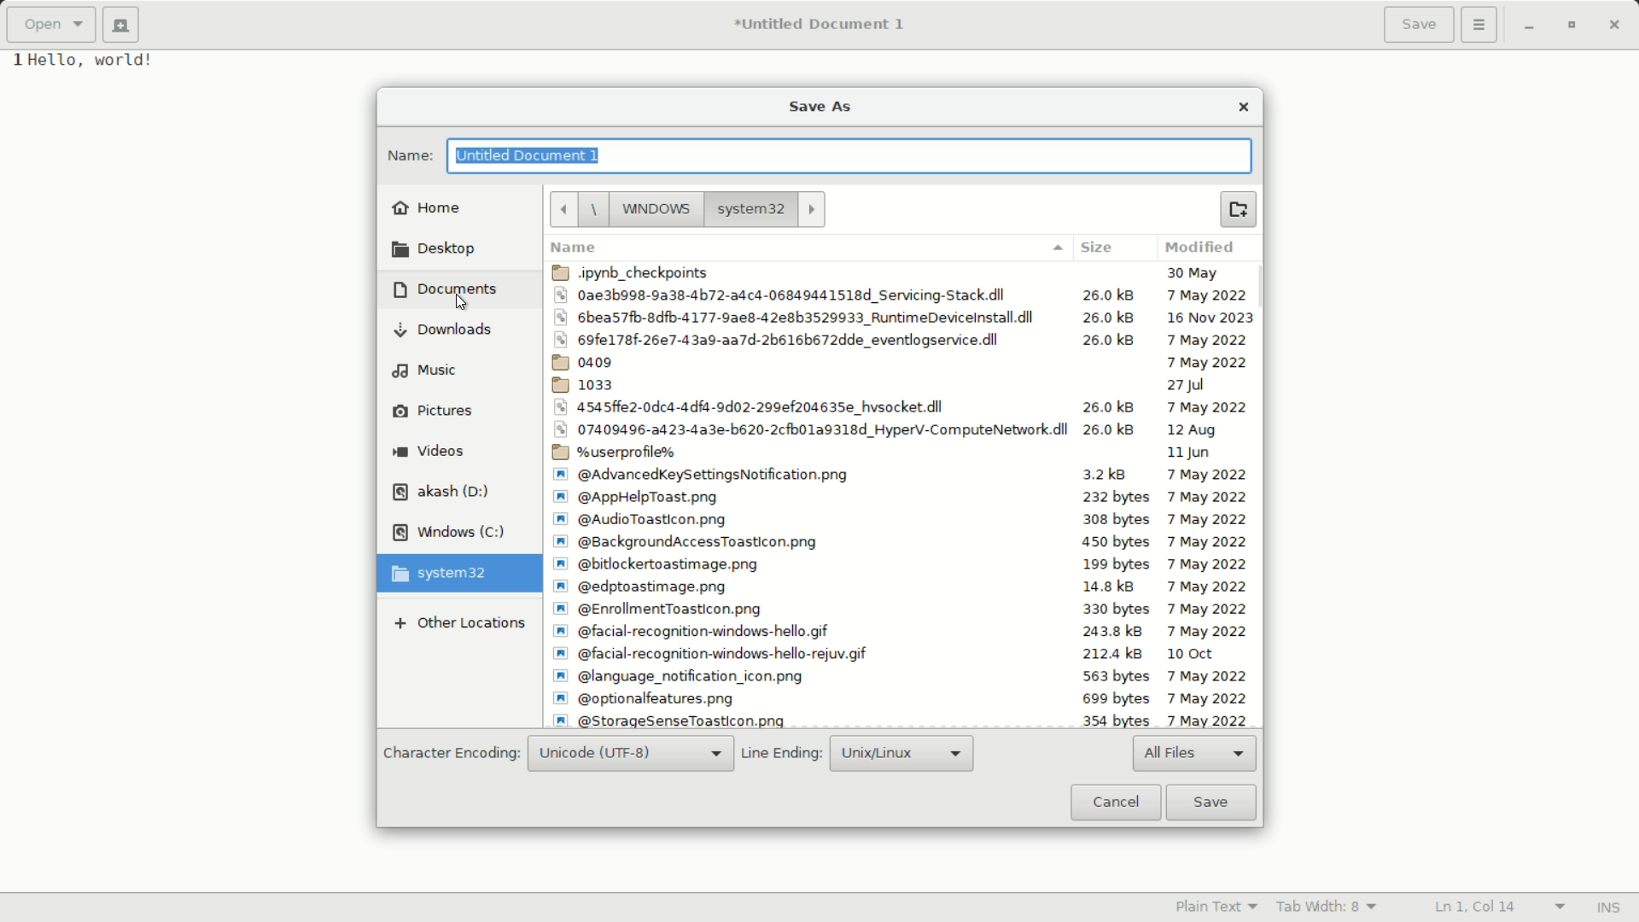 The height and width of the screenshot is (922, 1639). What do you see at coordinates (449, 534) in the screenshot?
I see `windows (C:)` at bounding box center [449, 534].